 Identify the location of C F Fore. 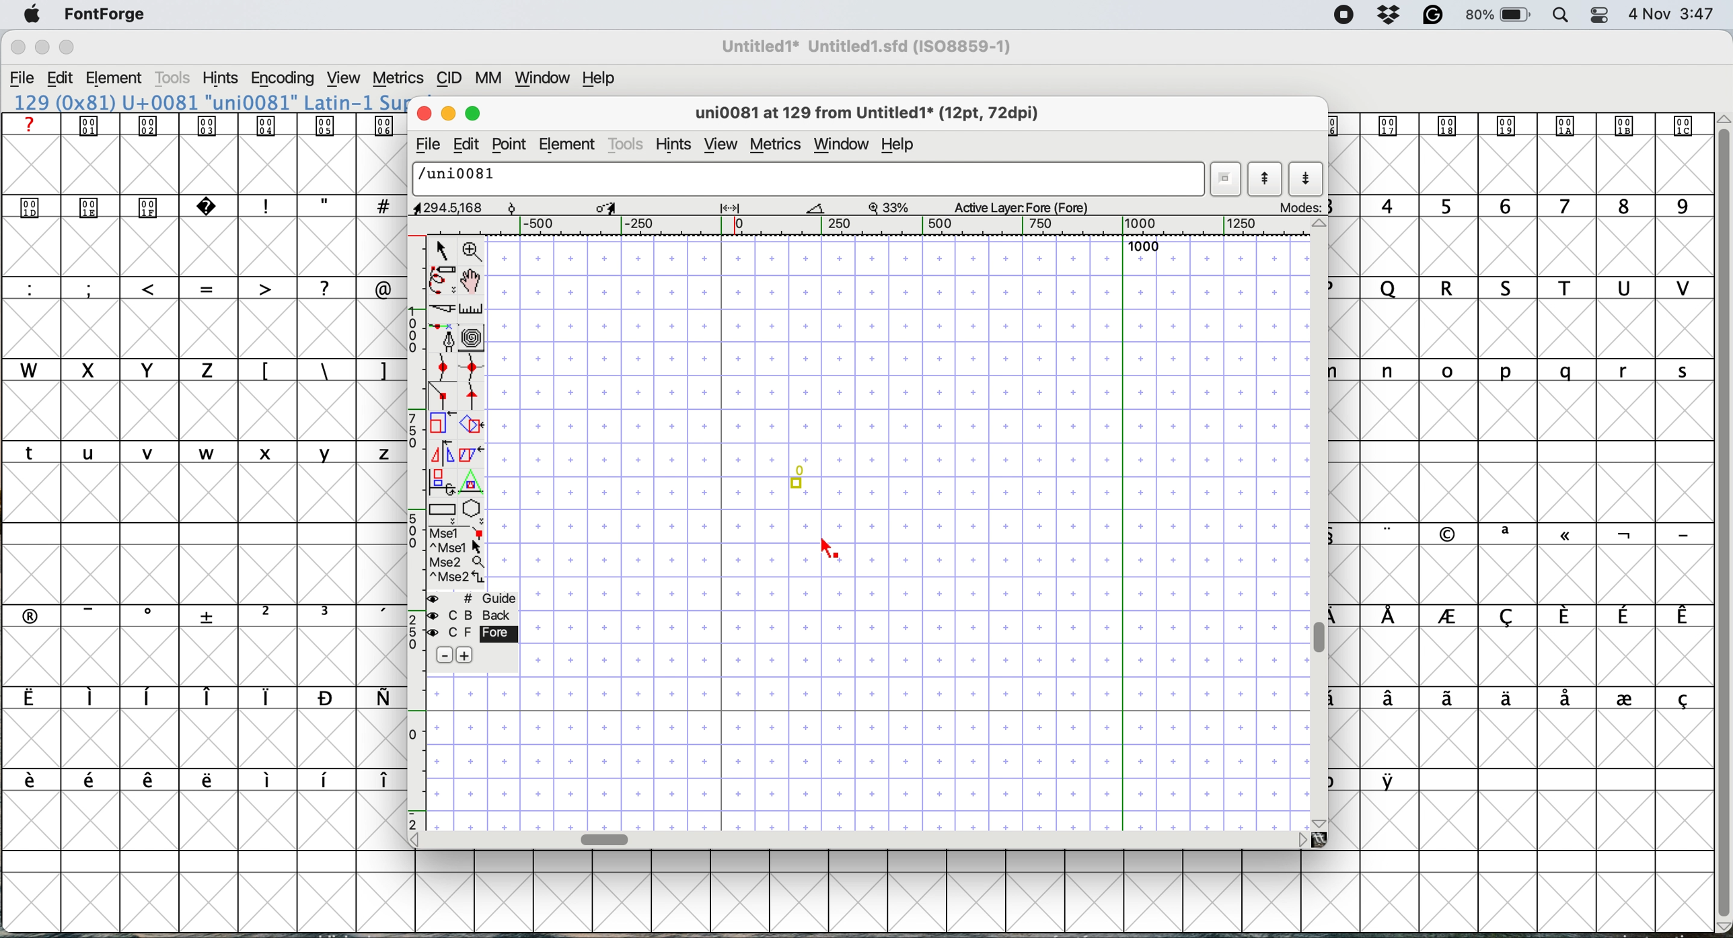
(476, 634).